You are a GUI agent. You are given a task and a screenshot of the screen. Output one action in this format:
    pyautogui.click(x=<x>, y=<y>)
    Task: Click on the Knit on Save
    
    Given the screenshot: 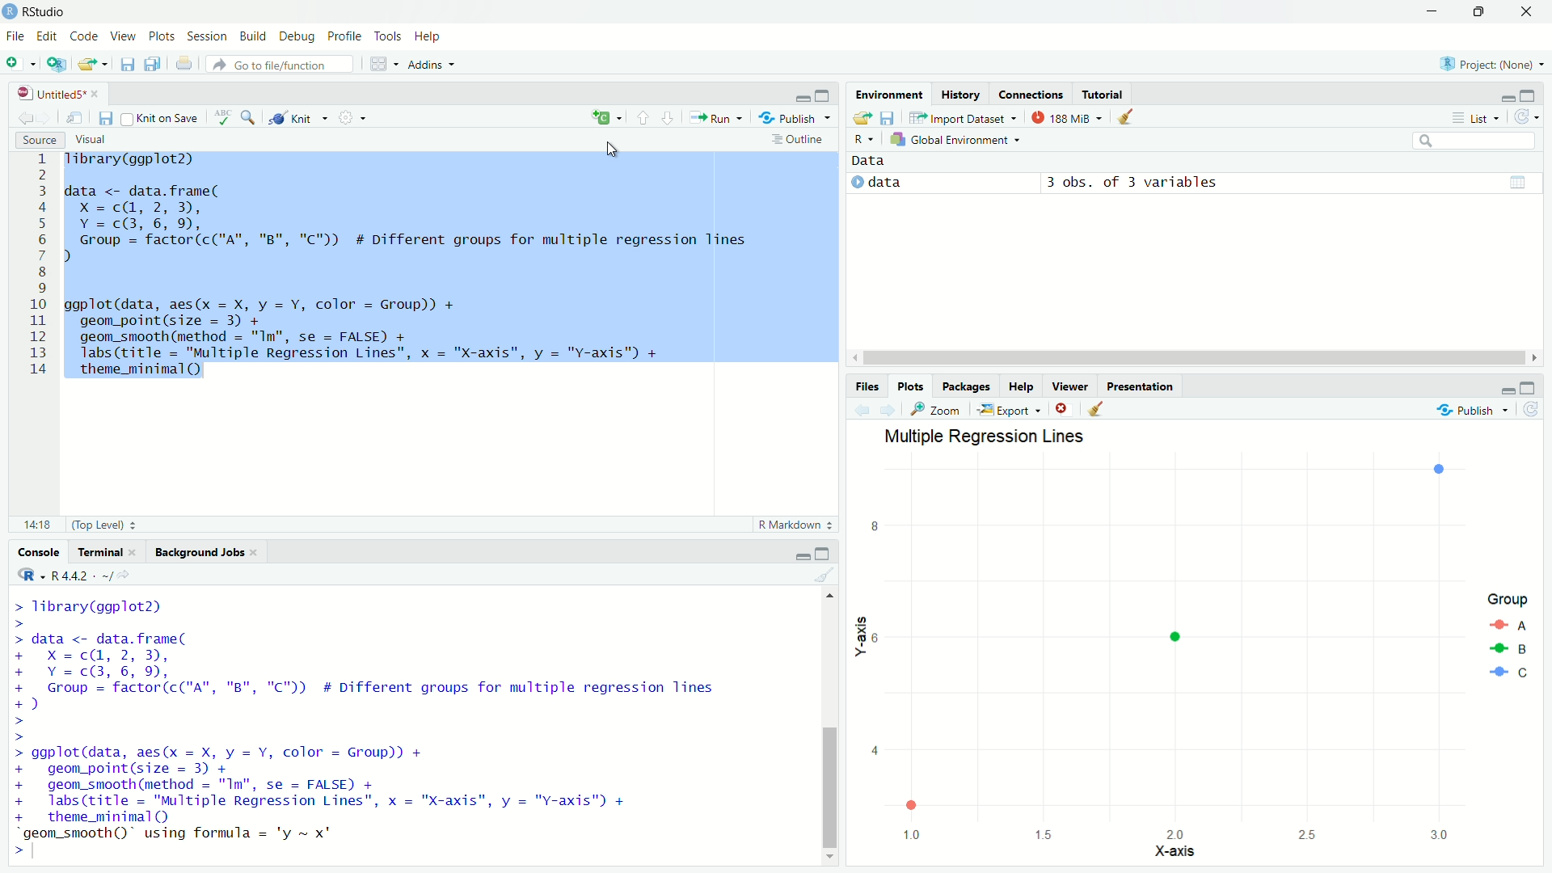 What is the action you would take?
    pyautogui.click(x=162, y=118)
    